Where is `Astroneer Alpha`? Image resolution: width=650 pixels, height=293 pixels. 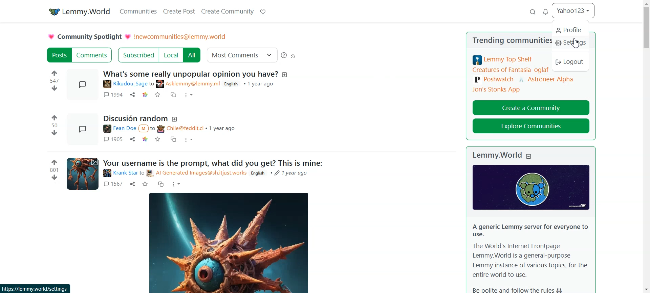
Astroneer Alpha is located at coordinates (547, 78).